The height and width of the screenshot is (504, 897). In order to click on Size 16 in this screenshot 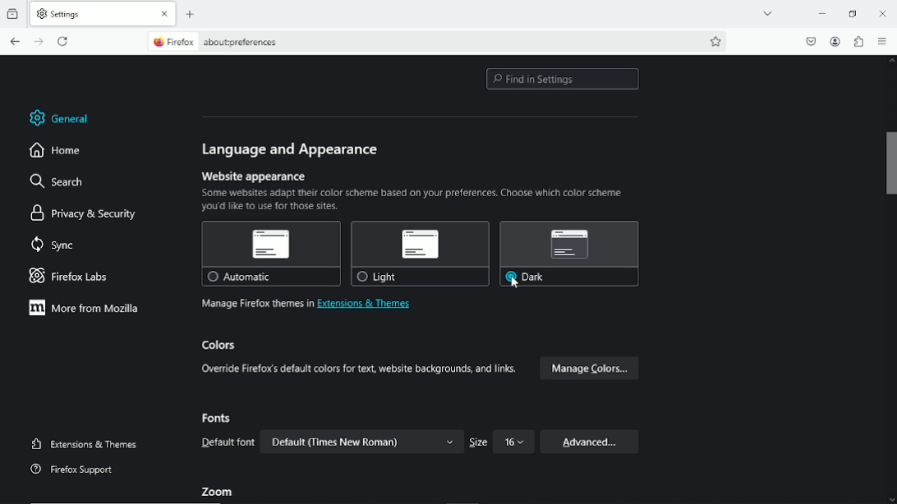, I will do `click(499, 442)`.